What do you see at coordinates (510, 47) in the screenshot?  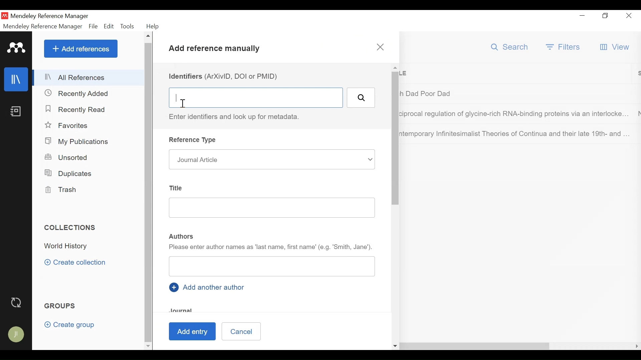 I see `Search ` at bounding box center [510, 47].